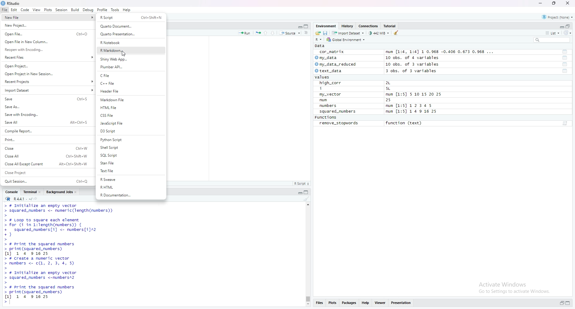 The height and width of the screenshot is (309, 575). I want to click on R HTML, so click(131, 188).